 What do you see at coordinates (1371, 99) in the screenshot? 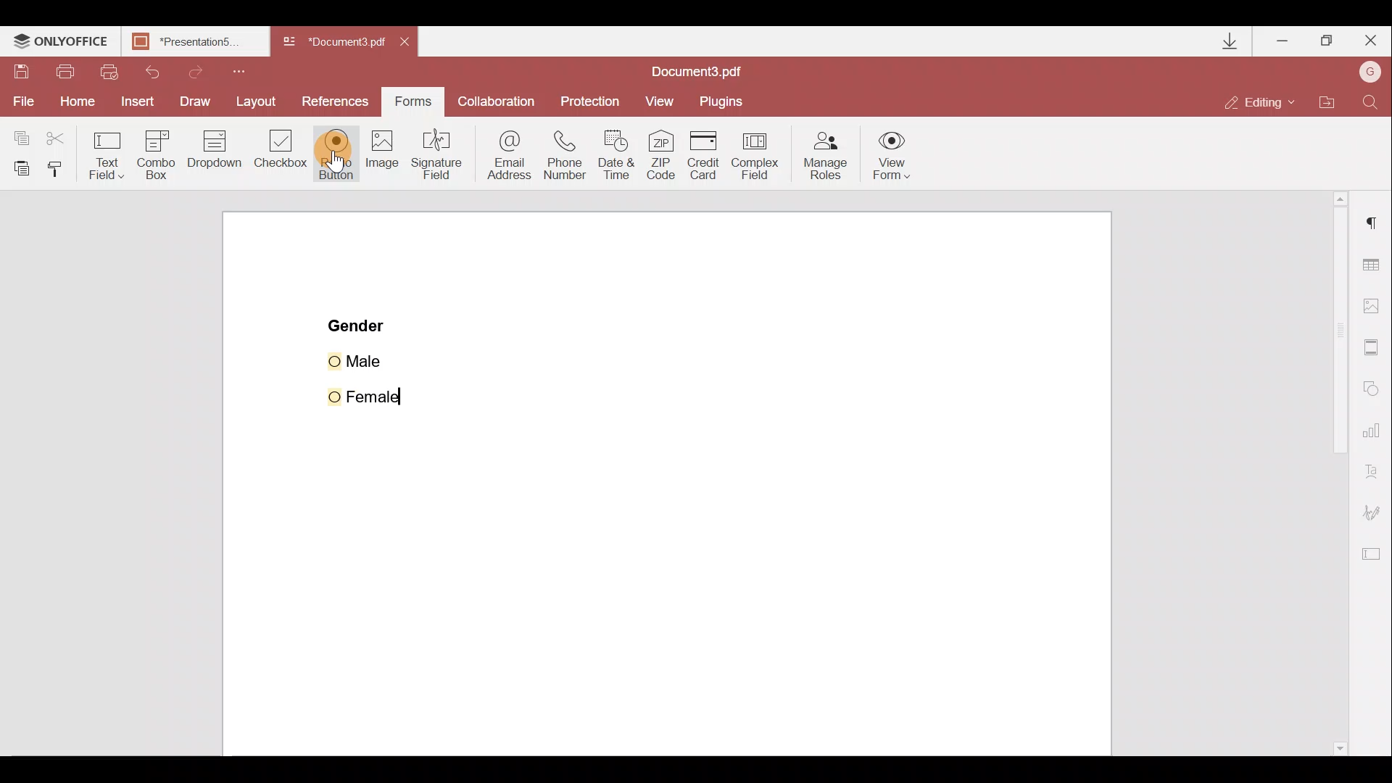
I see `Find` at bounding box center [1371, 99].